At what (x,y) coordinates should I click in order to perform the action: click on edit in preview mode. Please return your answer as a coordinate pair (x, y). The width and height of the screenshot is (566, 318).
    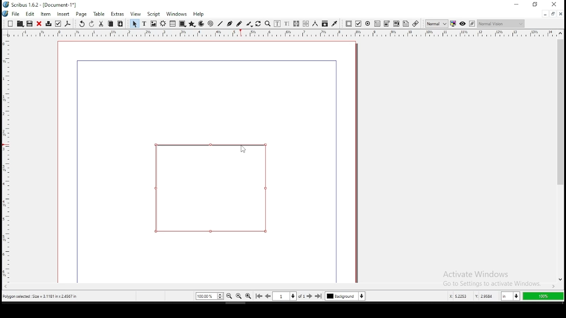
    Looking at the image, I should click on (472, 23).